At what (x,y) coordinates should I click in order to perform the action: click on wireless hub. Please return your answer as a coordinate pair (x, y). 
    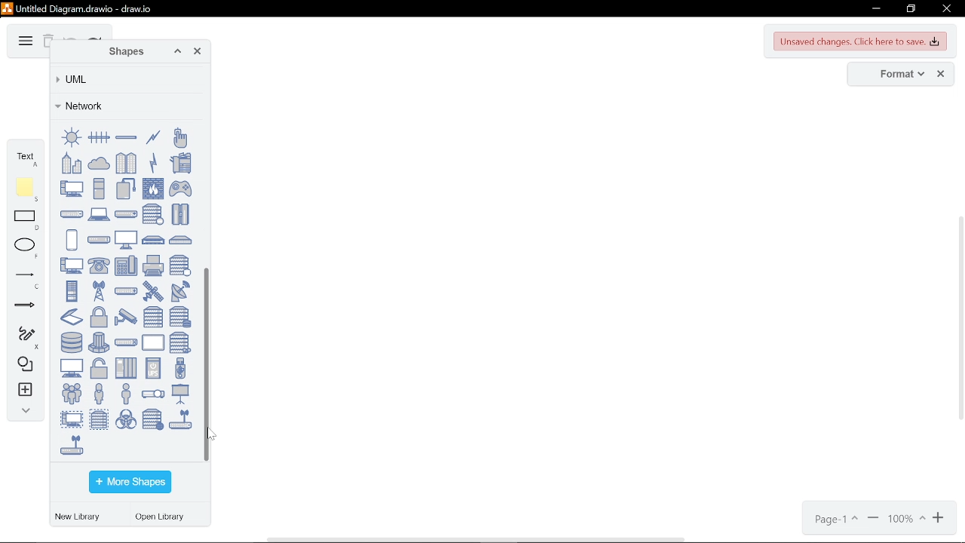
    Looking at the image, I should click on (180, 419).